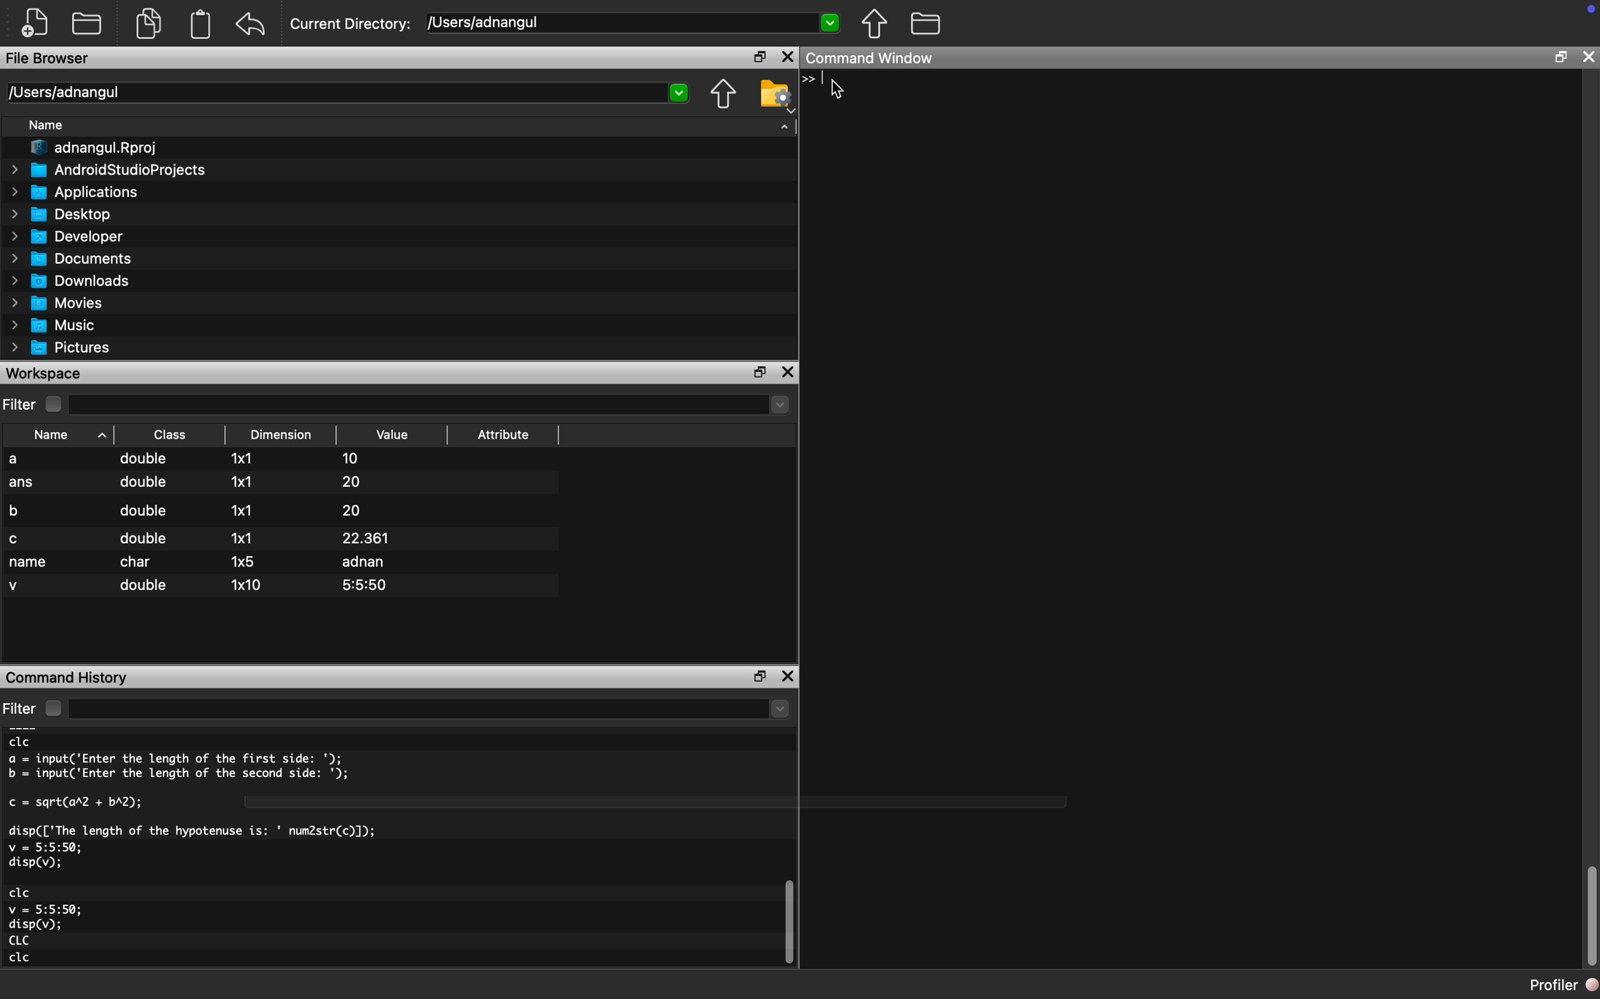  Describe the element at coordinates (64, 214) in the screenshot. I see `> [BB Desktop` at that location.